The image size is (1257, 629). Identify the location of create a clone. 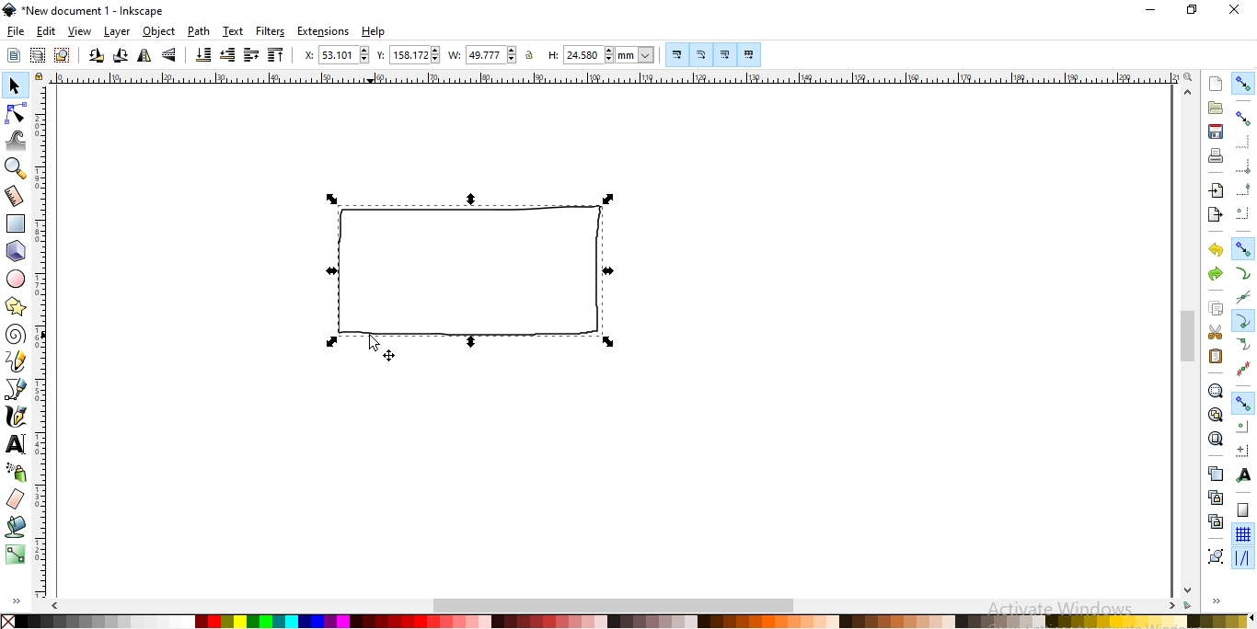
(1214, 497).